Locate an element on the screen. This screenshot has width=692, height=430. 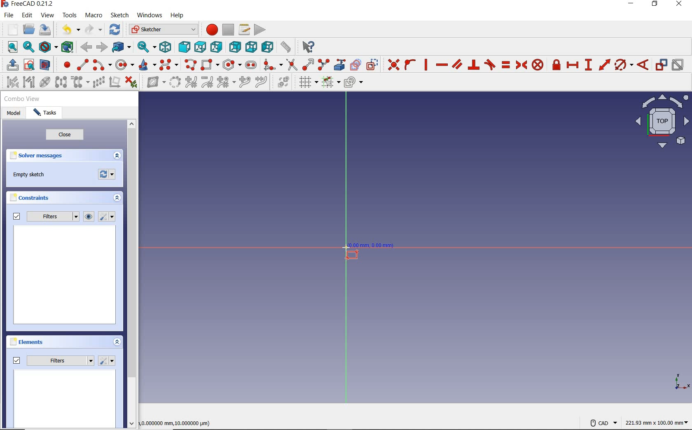
forward is located at coordinates (101, 47).